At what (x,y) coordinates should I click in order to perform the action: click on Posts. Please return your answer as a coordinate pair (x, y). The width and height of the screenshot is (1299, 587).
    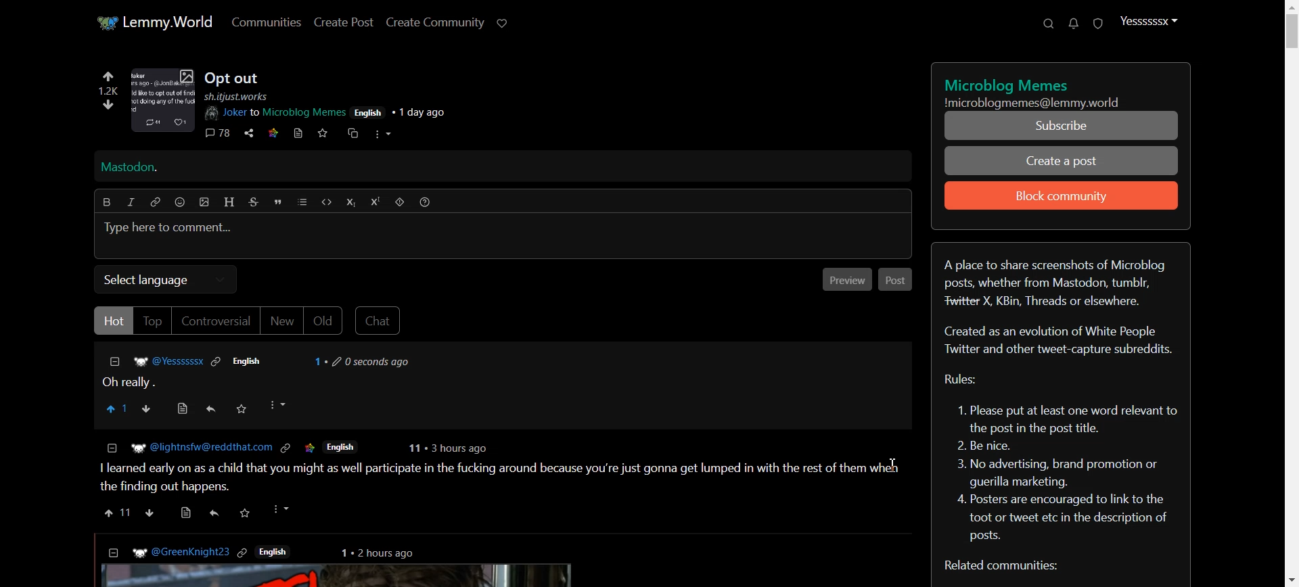
    Looking at the image, I should click on (498, 465).